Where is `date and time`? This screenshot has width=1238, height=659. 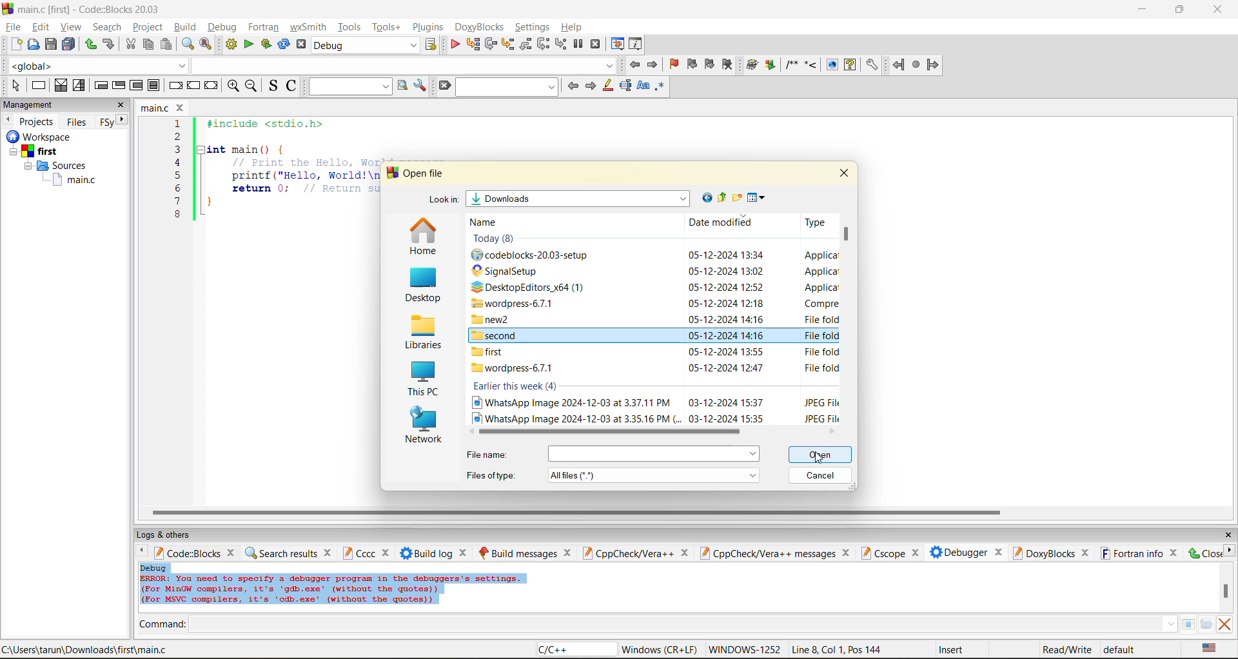 date and time is located at coordinates (726, 271).